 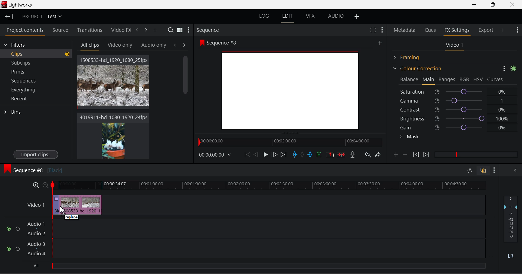 What do you see at coordinates (17, 5) in the screenshot?
I see `Window Title` at bounding box center [17, 5].